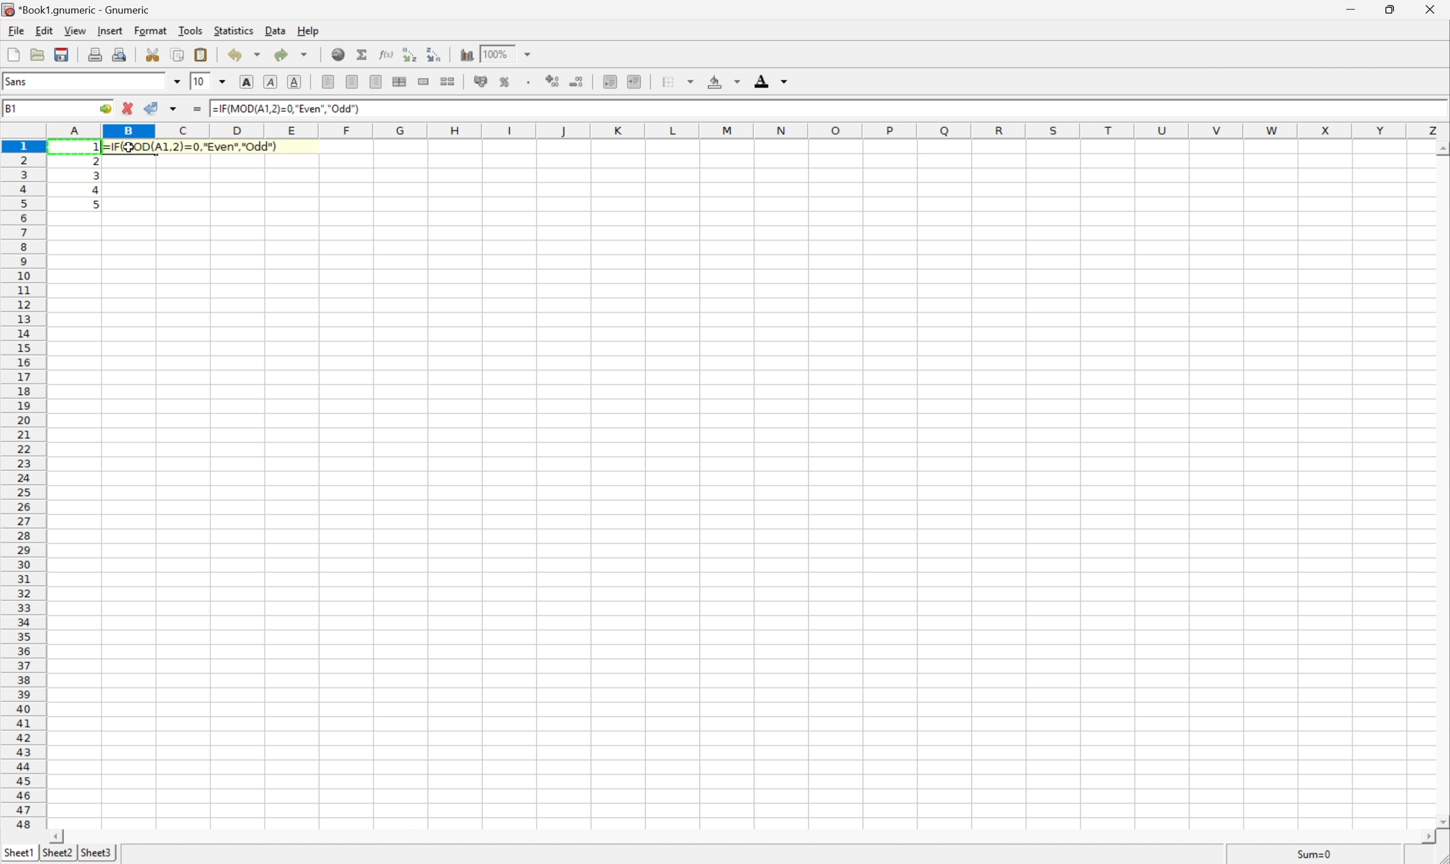 The height and width of the screenshot is (864, 1450). Describe the element at coordinates (748, 130) in the screenshot. I see `Column names` at that location.